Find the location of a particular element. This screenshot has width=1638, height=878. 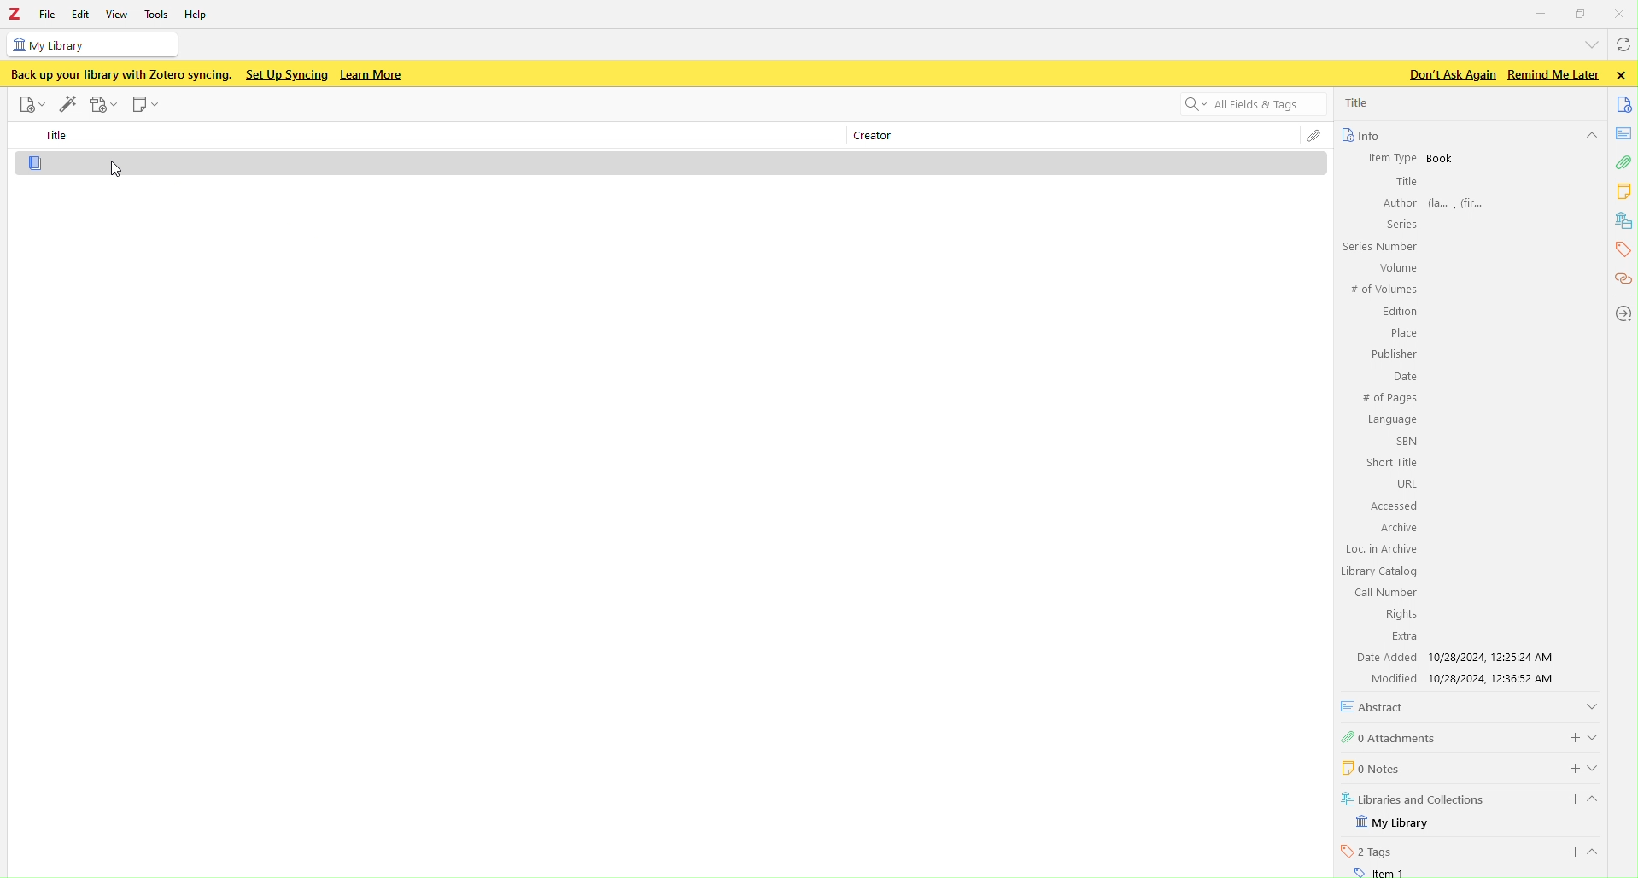

0 Attachments is located at coordinates (1390, 736).